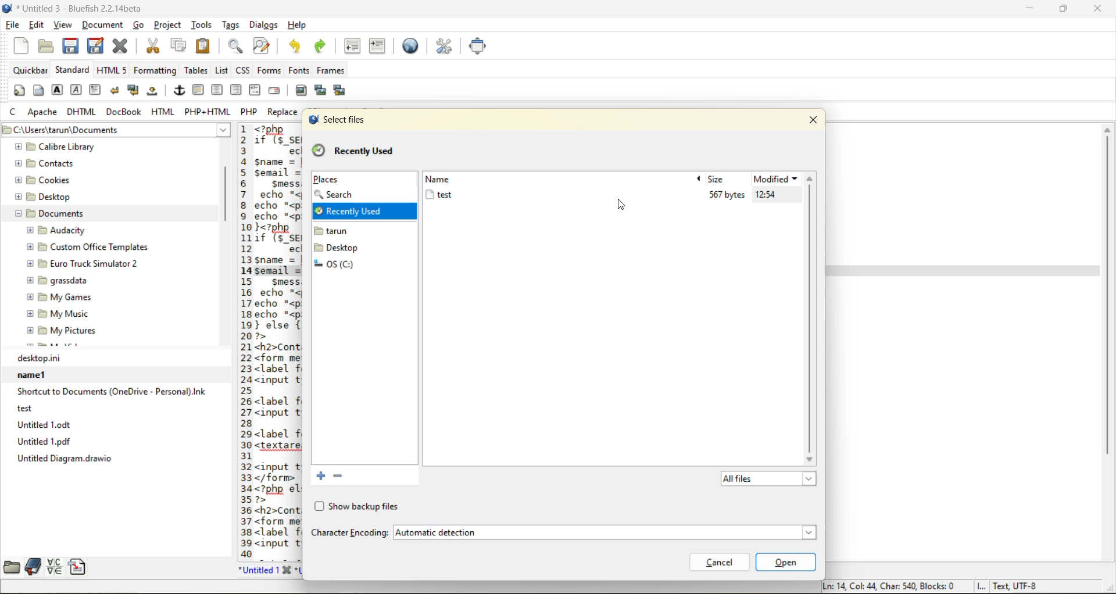 Image resolution: width=1116 pixels, height=594 pixels. What do you see at coordinates (284, 112) in the screenshot?
I see `replace` at bounding box center [284, 112].